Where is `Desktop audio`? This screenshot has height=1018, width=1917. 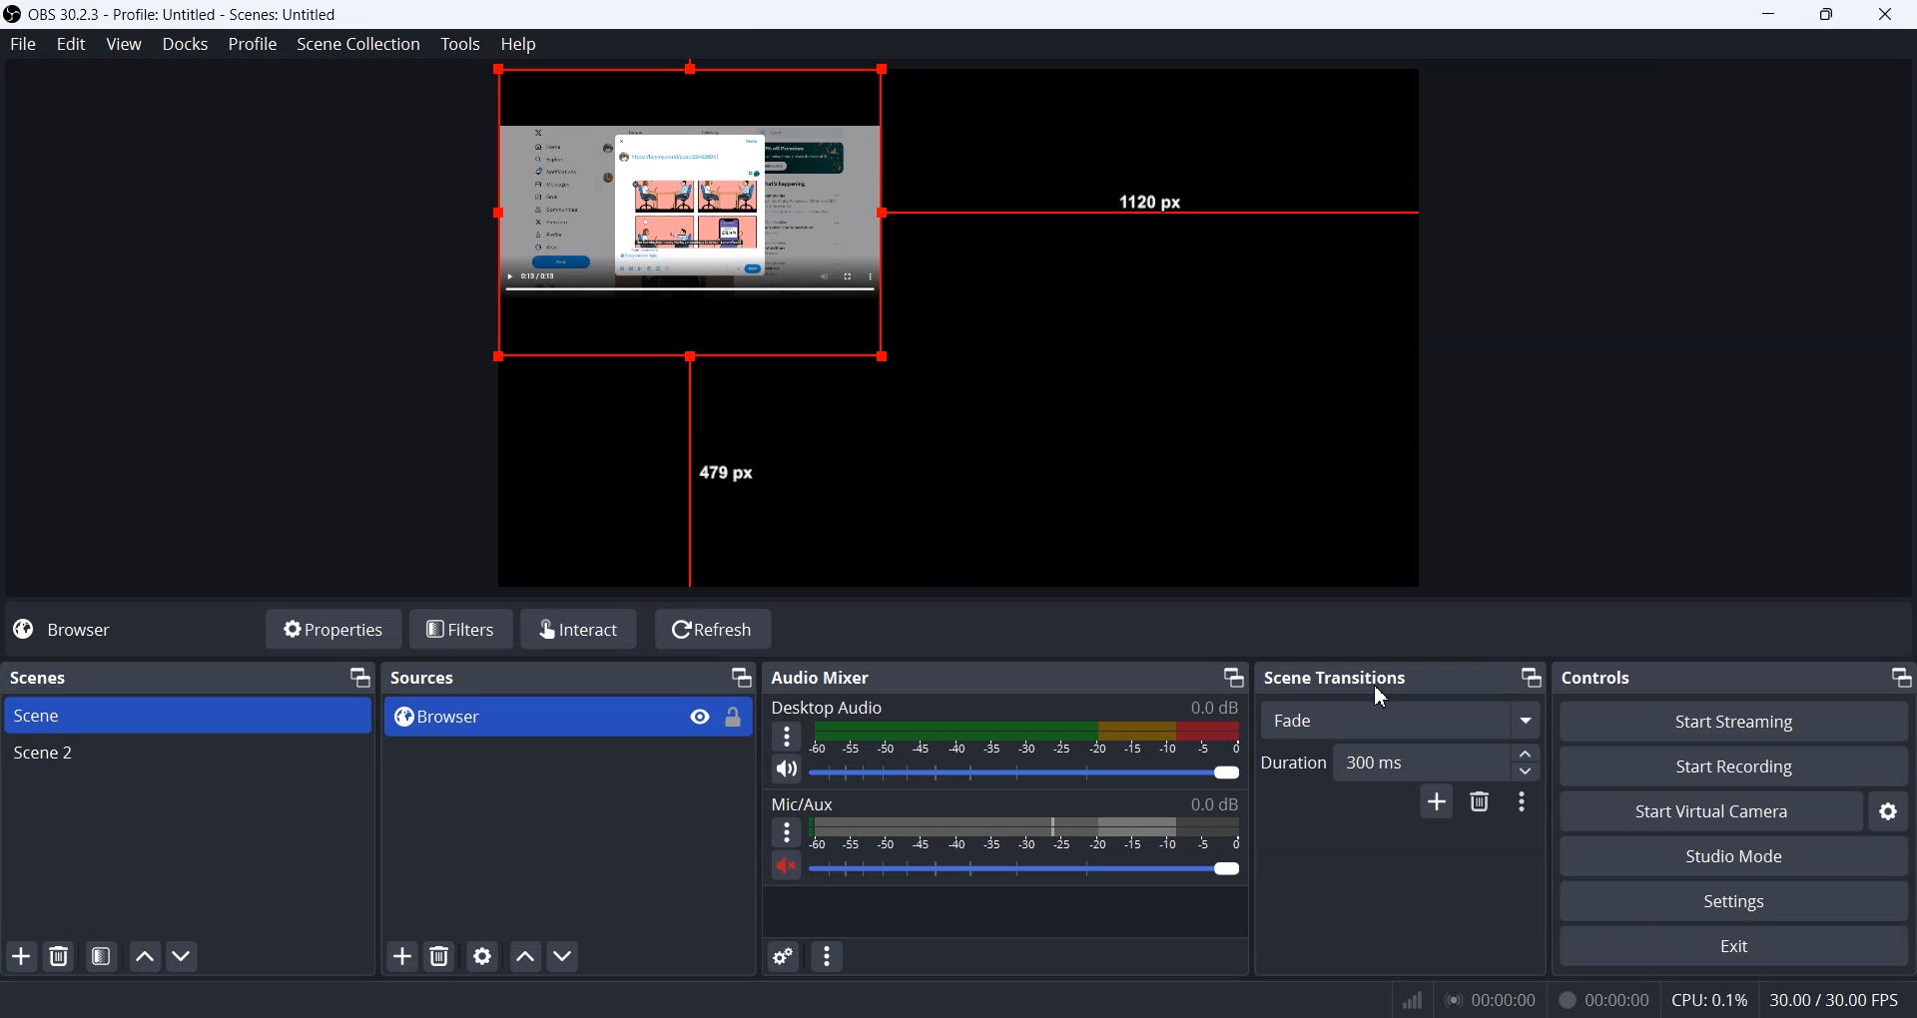 Desktop audio is located at coordinates (1004, 704).